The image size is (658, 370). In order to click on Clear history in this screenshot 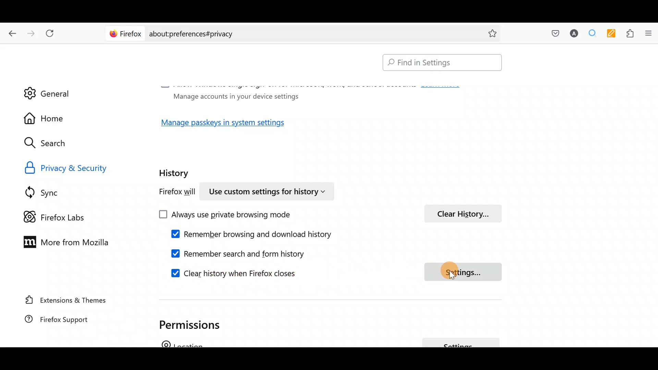, I will do `click(466, 213)`.